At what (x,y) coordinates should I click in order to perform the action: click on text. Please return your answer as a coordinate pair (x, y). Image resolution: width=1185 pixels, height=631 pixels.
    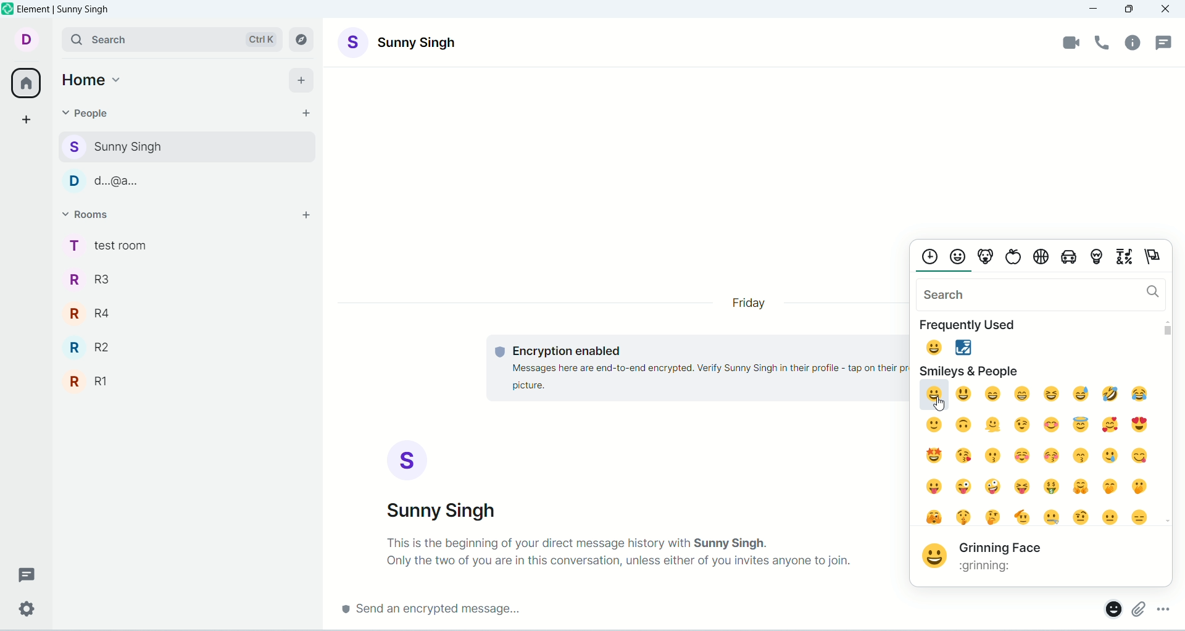
    Looking at the image, I should click on (620, 552).